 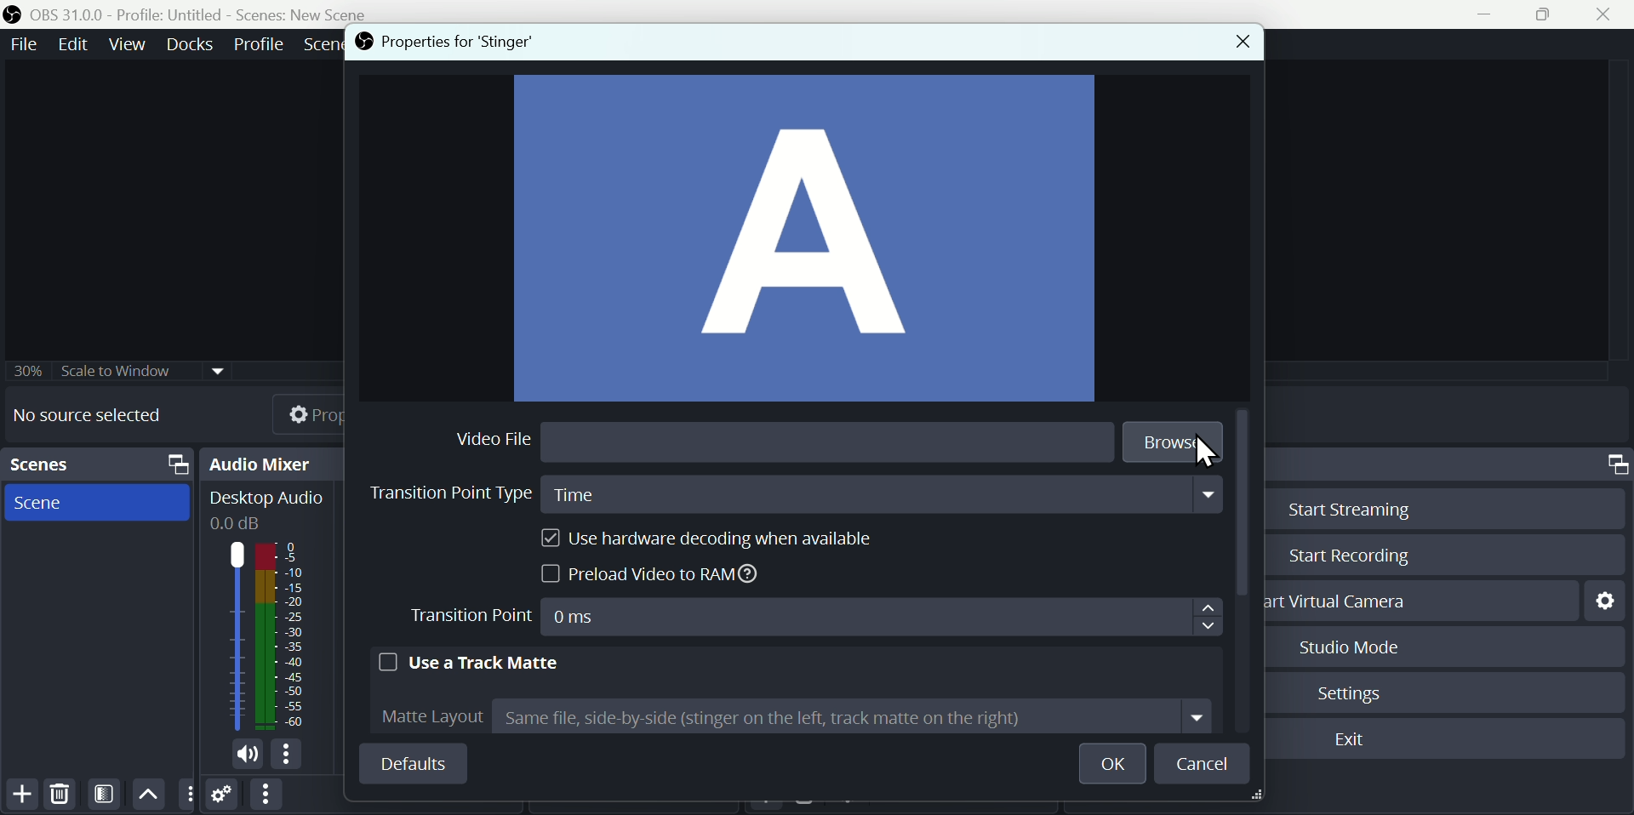 I want to click on Scroll bar, so click(x=1246, y=506).